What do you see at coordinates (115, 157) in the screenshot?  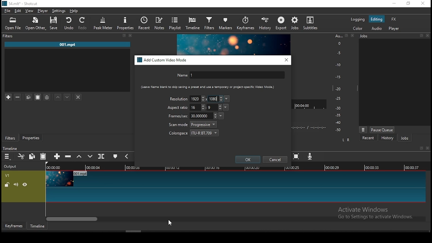 I see `create/edit marker` at bounding box center [115, 157].